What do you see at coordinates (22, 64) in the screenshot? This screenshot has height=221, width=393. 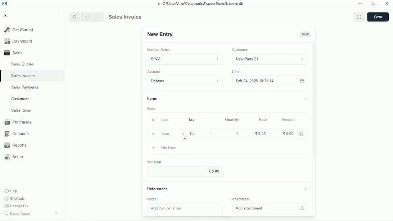 I see `Sales quotes` at bounding box center [22, 64].